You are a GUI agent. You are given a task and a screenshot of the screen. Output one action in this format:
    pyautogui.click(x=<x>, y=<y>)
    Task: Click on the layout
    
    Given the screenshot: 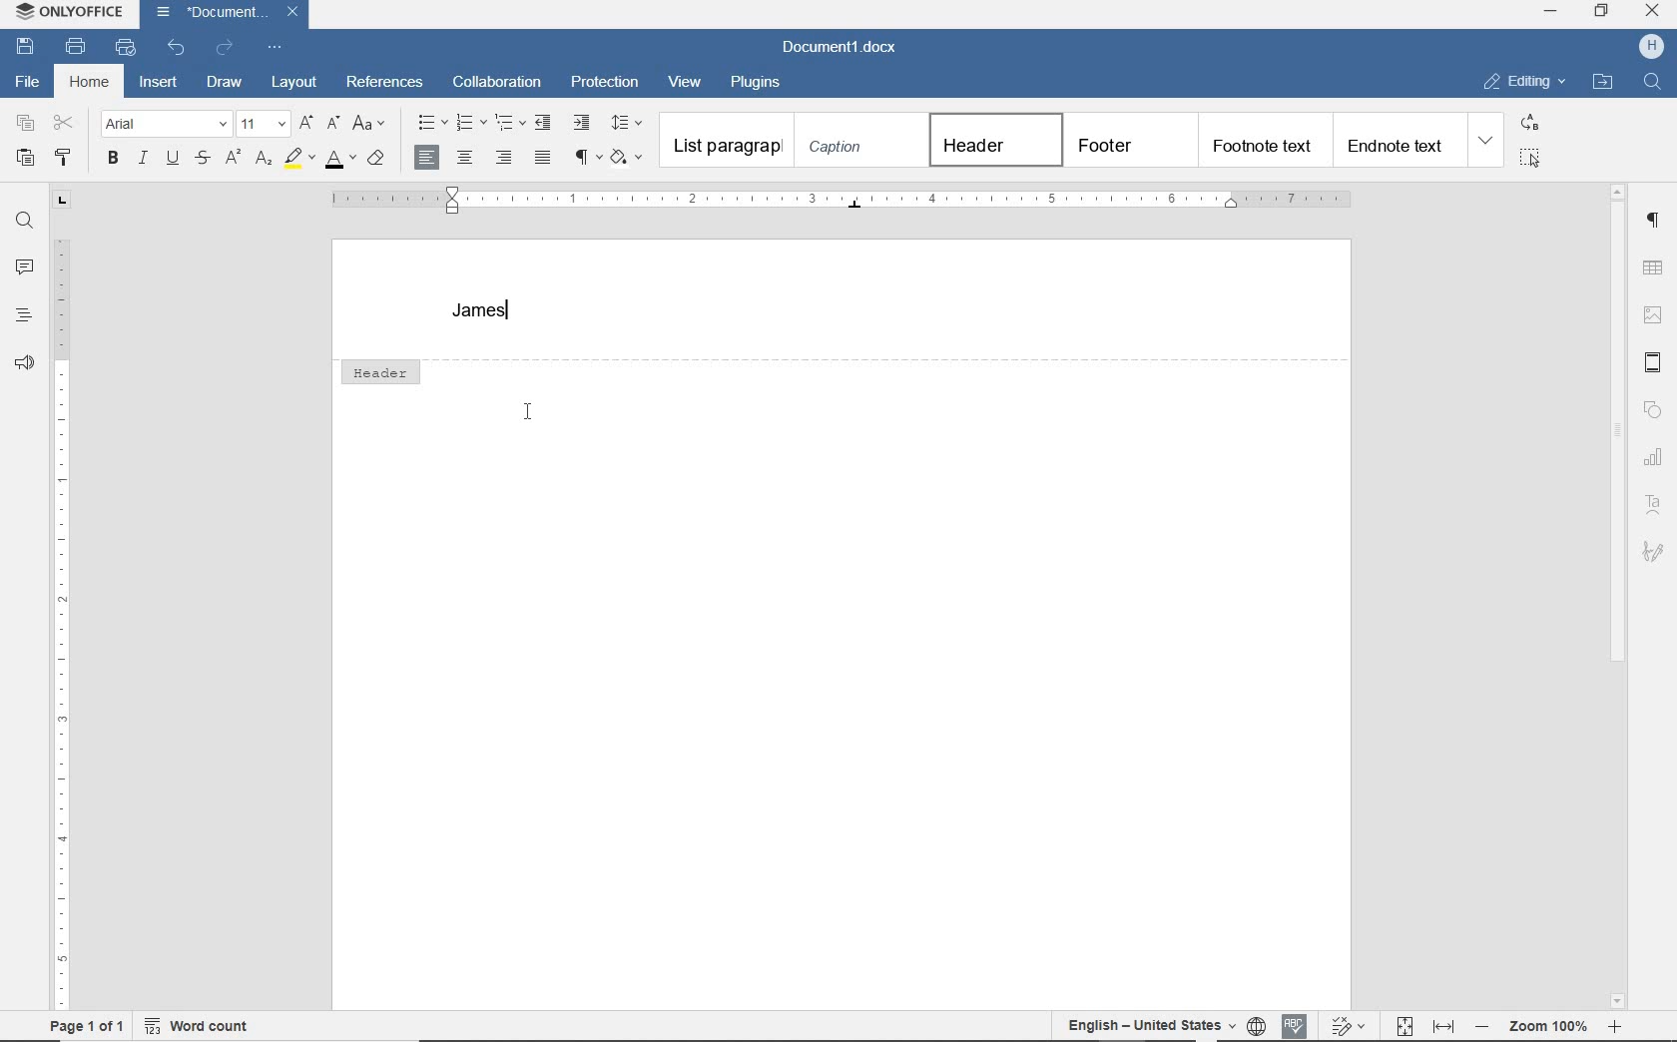 What is the action you would take?
    pyautogui.click(x=294, y=83)
    